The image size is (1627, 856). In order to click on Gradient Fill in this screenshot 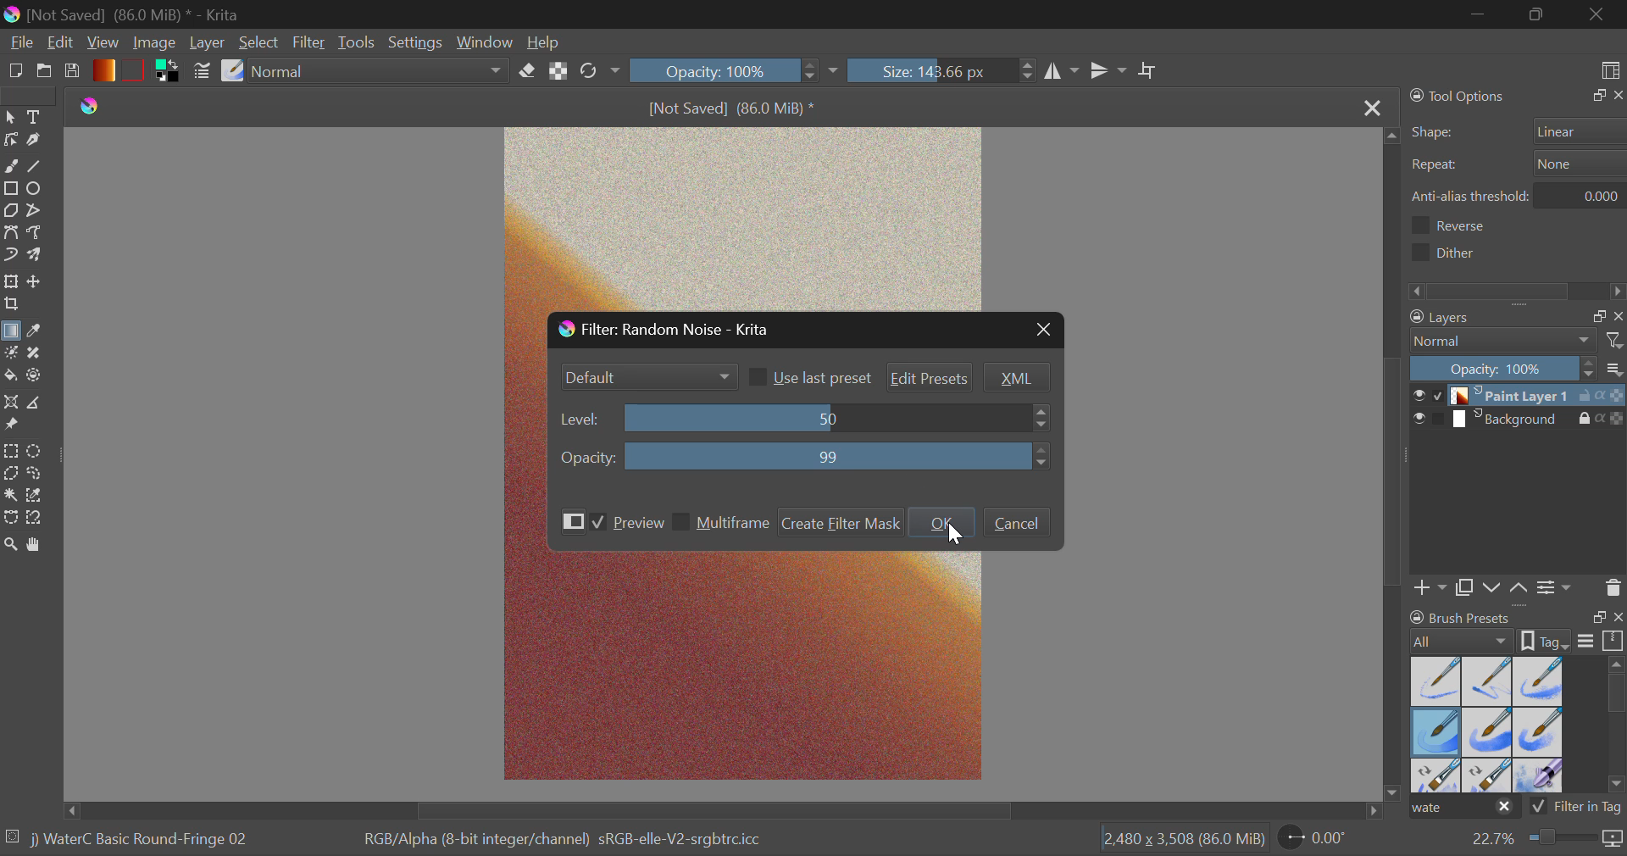, I will do `click(12, 332)`.